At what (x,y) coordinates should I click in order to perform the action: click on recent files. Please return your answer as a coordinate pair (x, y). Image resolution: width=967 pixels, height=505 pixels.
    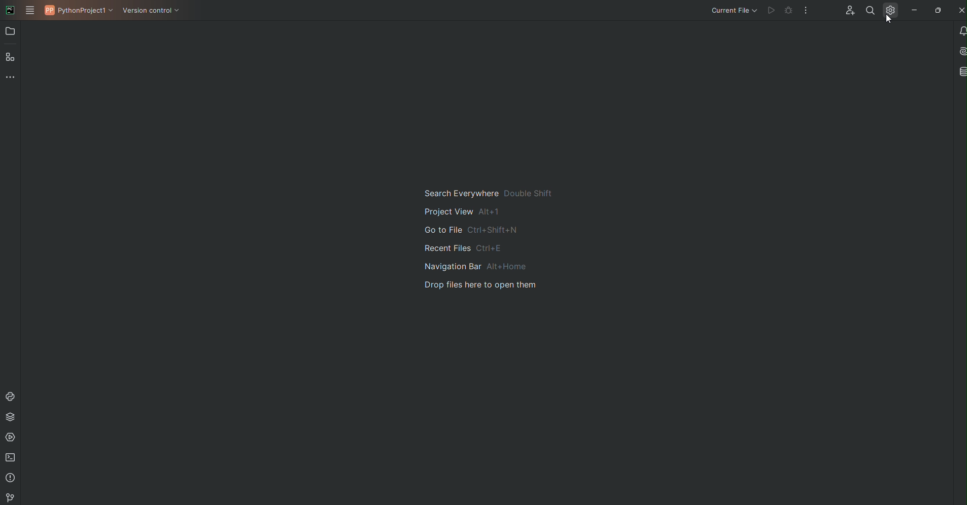
    Looking at the image, I should click on (463, 249).